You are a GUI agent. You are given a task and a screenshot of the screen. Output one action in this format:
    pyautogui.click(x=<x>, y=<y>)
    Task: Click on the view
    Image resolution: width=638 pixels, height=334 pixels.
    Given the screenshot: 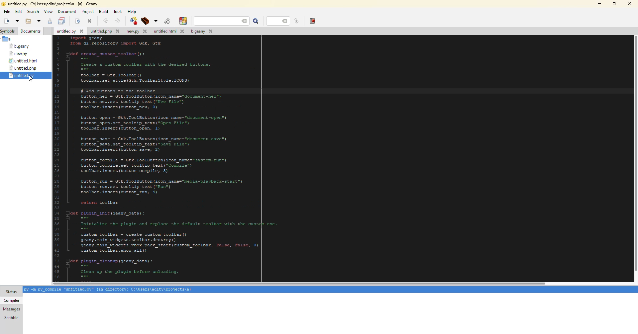 What is the action you would take?
    pyautogui.click(x=49, y=12)
    